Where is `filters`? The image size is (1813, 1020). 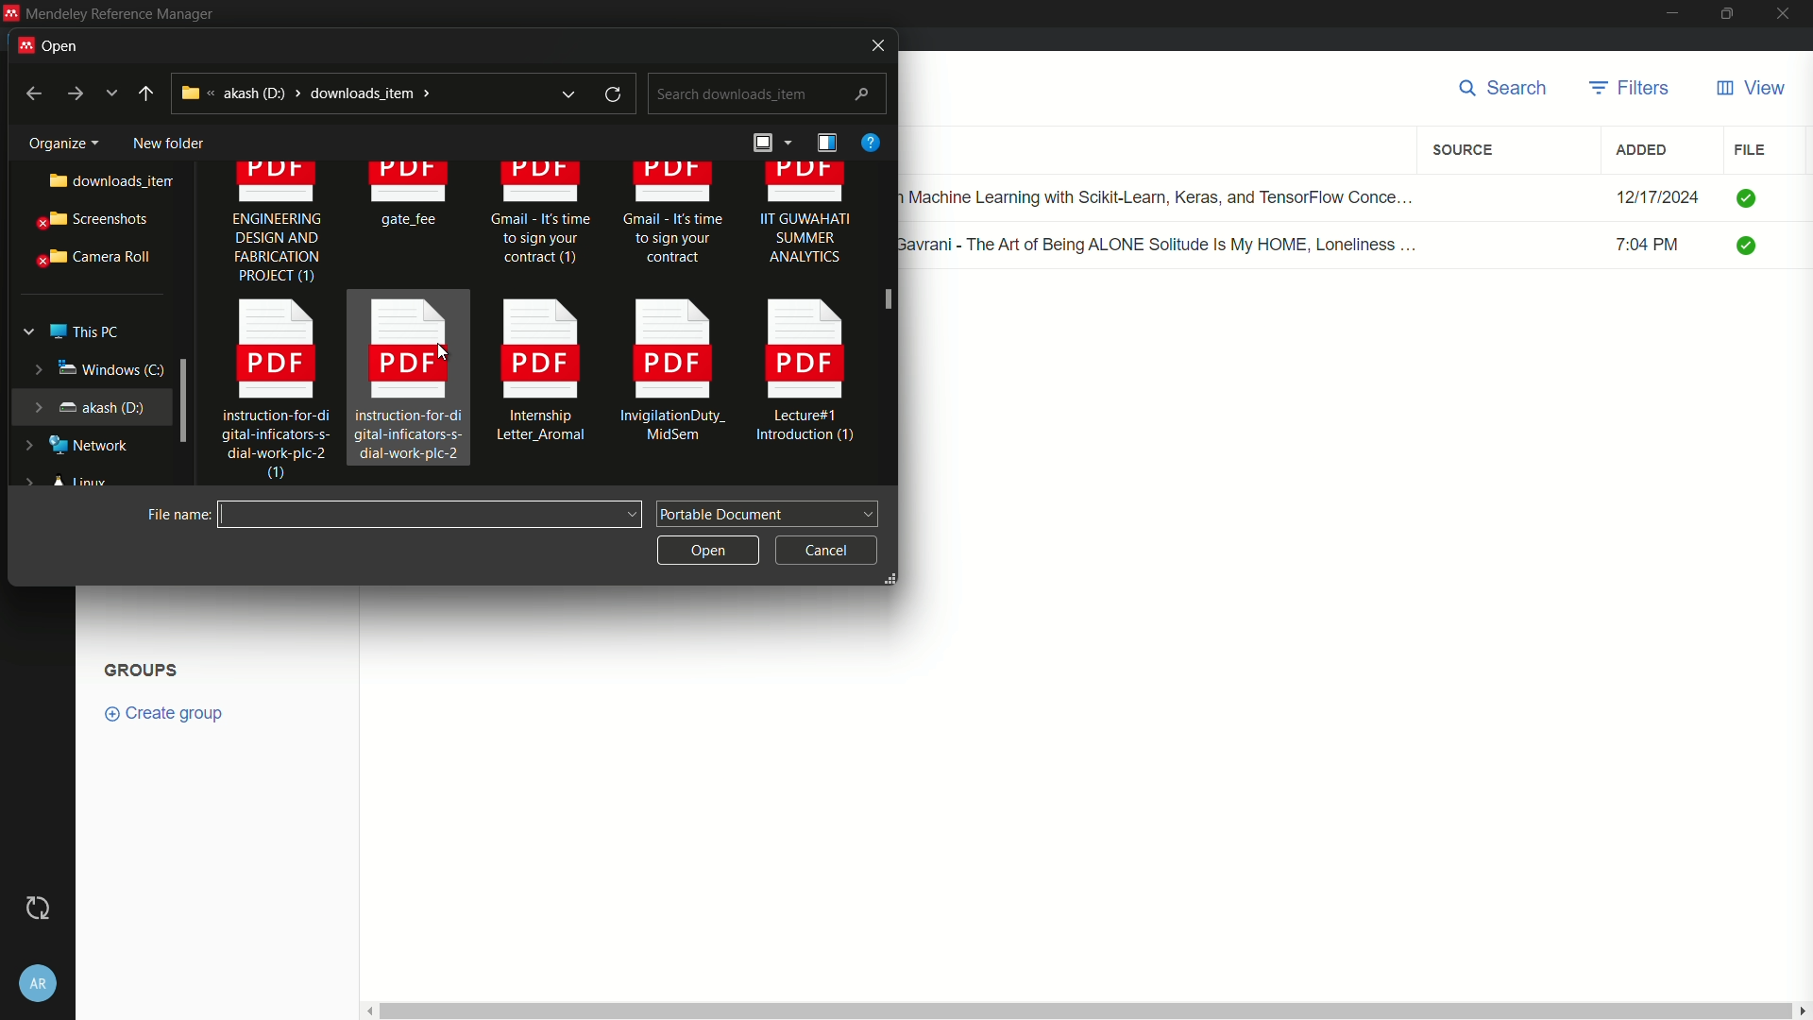 filters is located at coordinates (1631, 89).